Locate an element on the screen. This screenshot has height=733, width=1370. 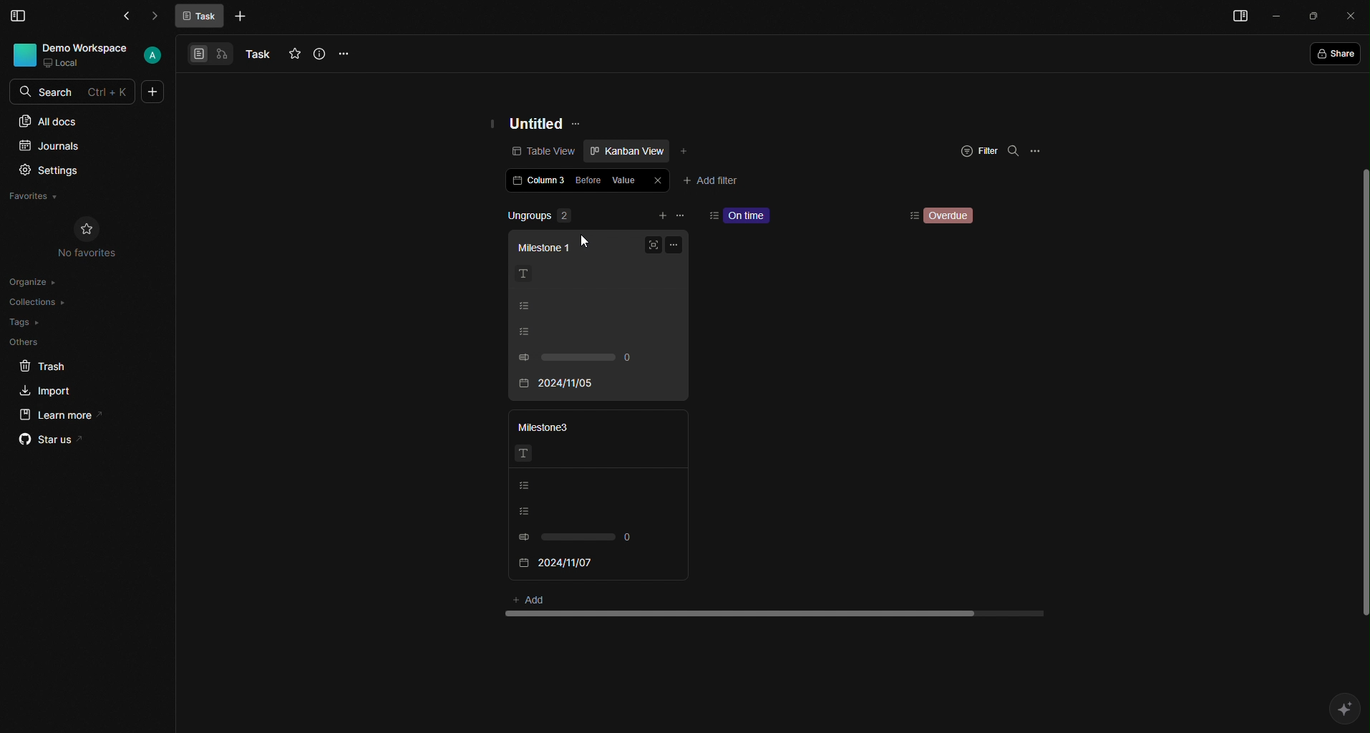
No Favorites is located at coordinates (87, 238).